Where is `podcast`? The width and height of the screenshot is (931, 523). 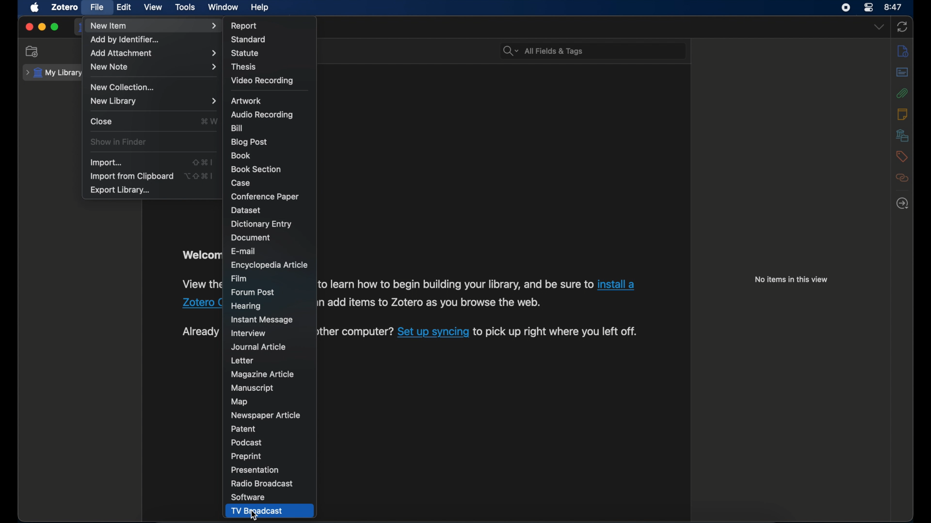 podcast is located at coordinates (246, 443).